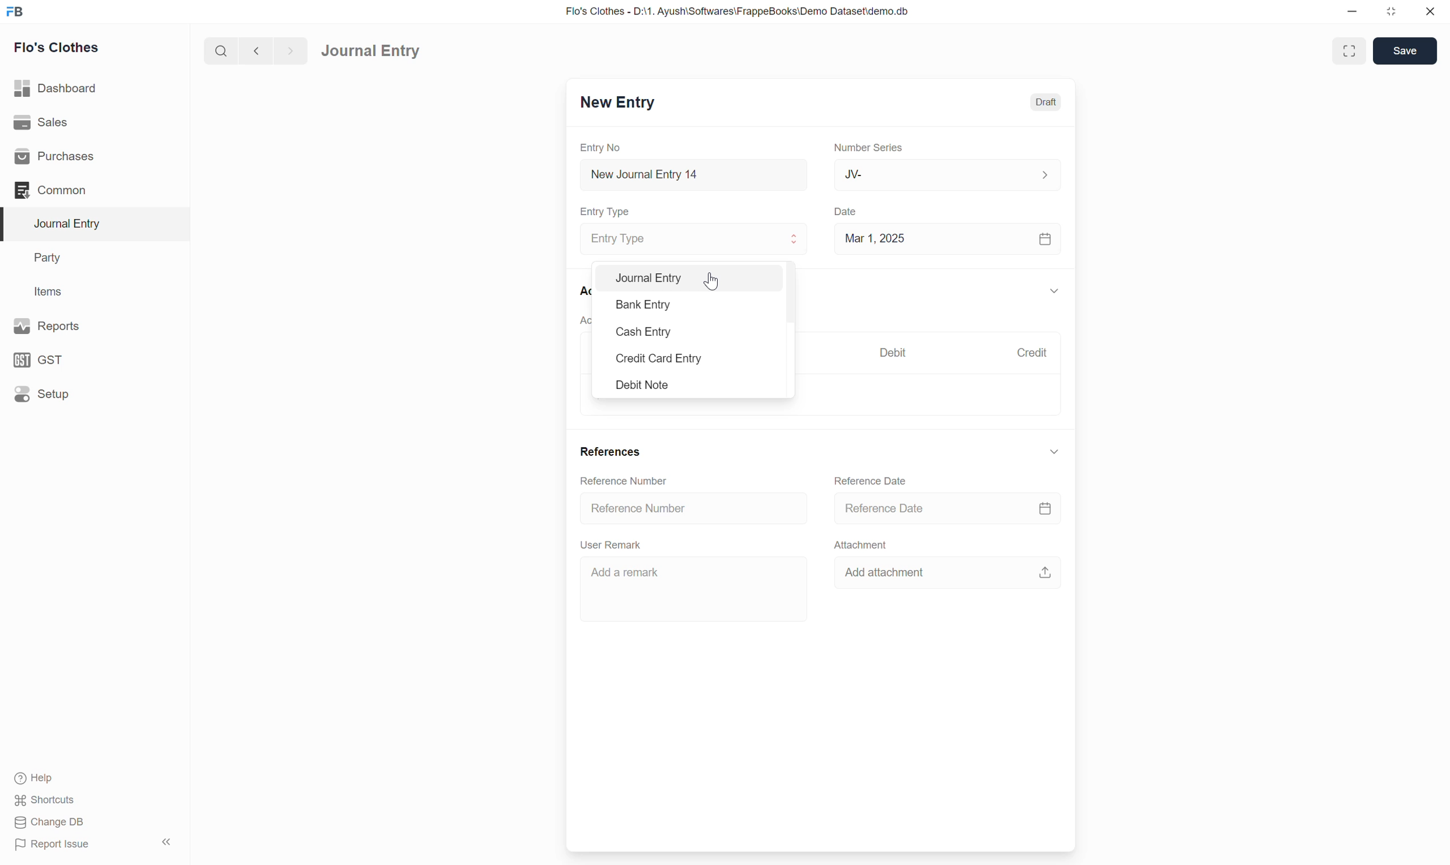  What do you see at coordinates (713, 280) in the screenshot?
I see `cursor` at bounding box center [713, 280].